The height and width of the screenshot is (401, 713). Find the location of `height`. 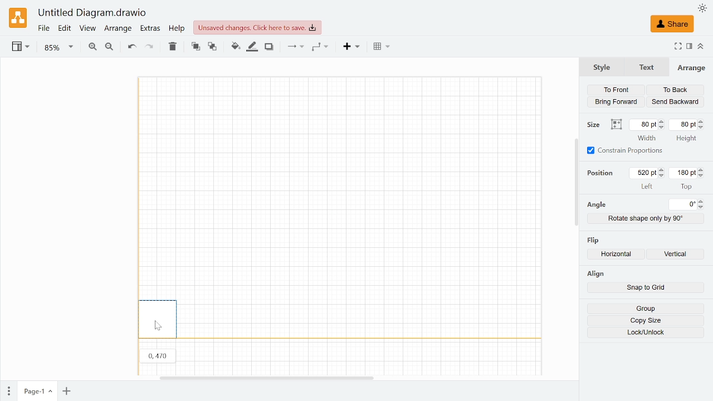

height is located at coordinates (686, 139).